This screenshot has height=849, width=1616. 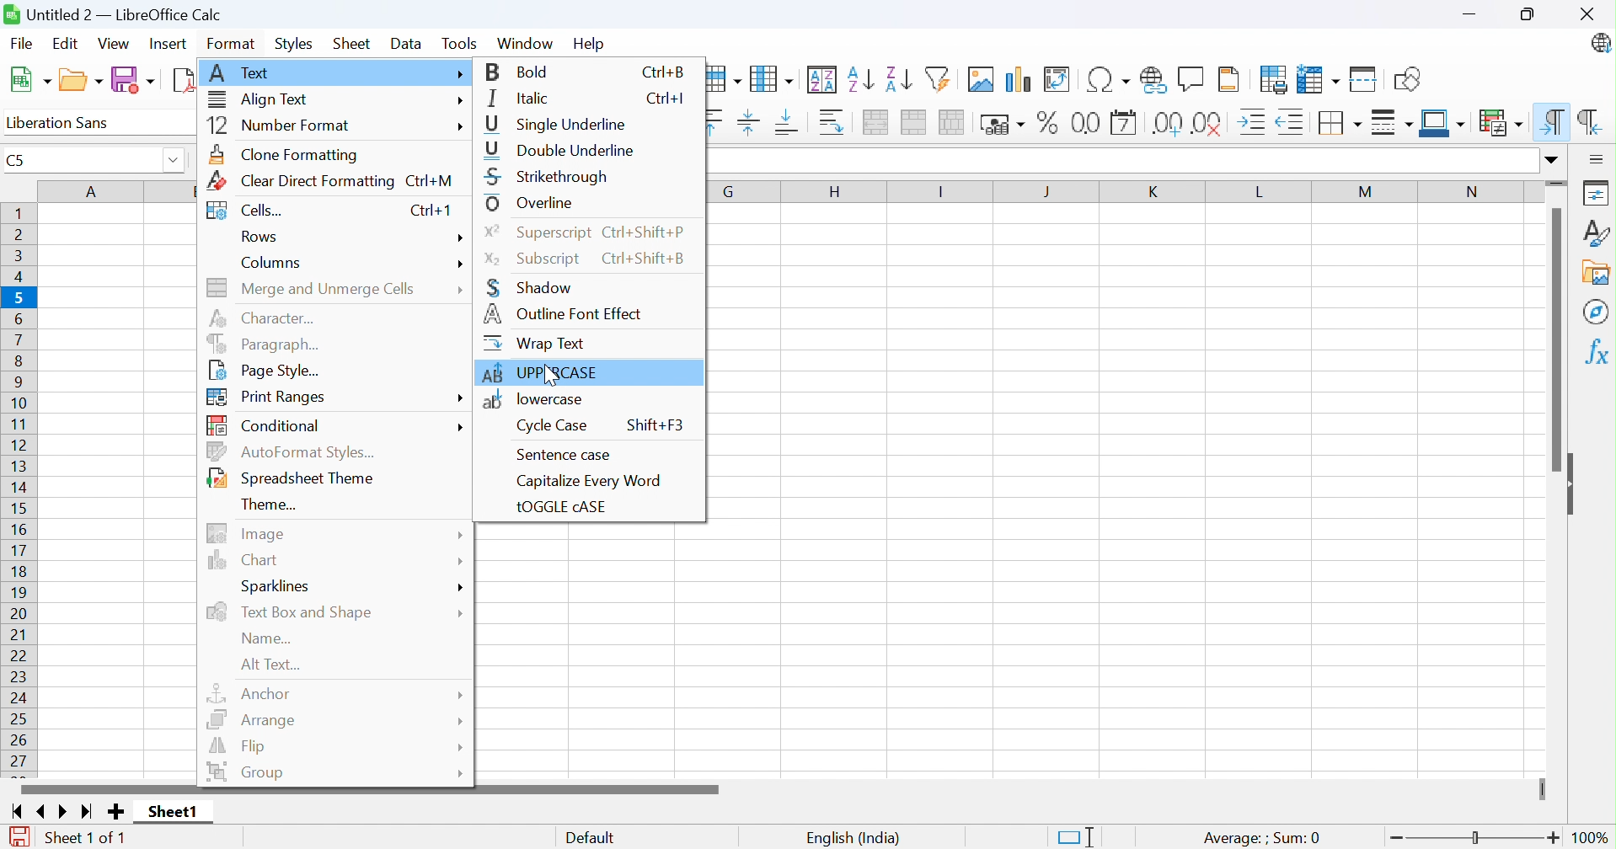 I want to click on Insert, so click(x=167, y=44).